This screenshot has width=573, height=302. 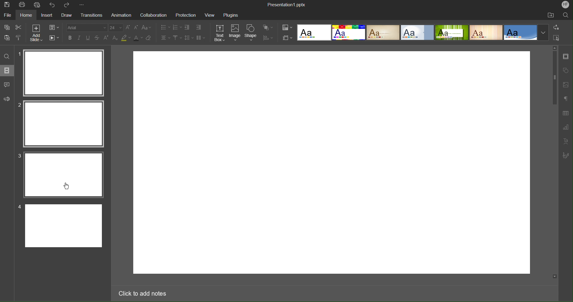 I want to click on underline, so click(x=88, y=37).